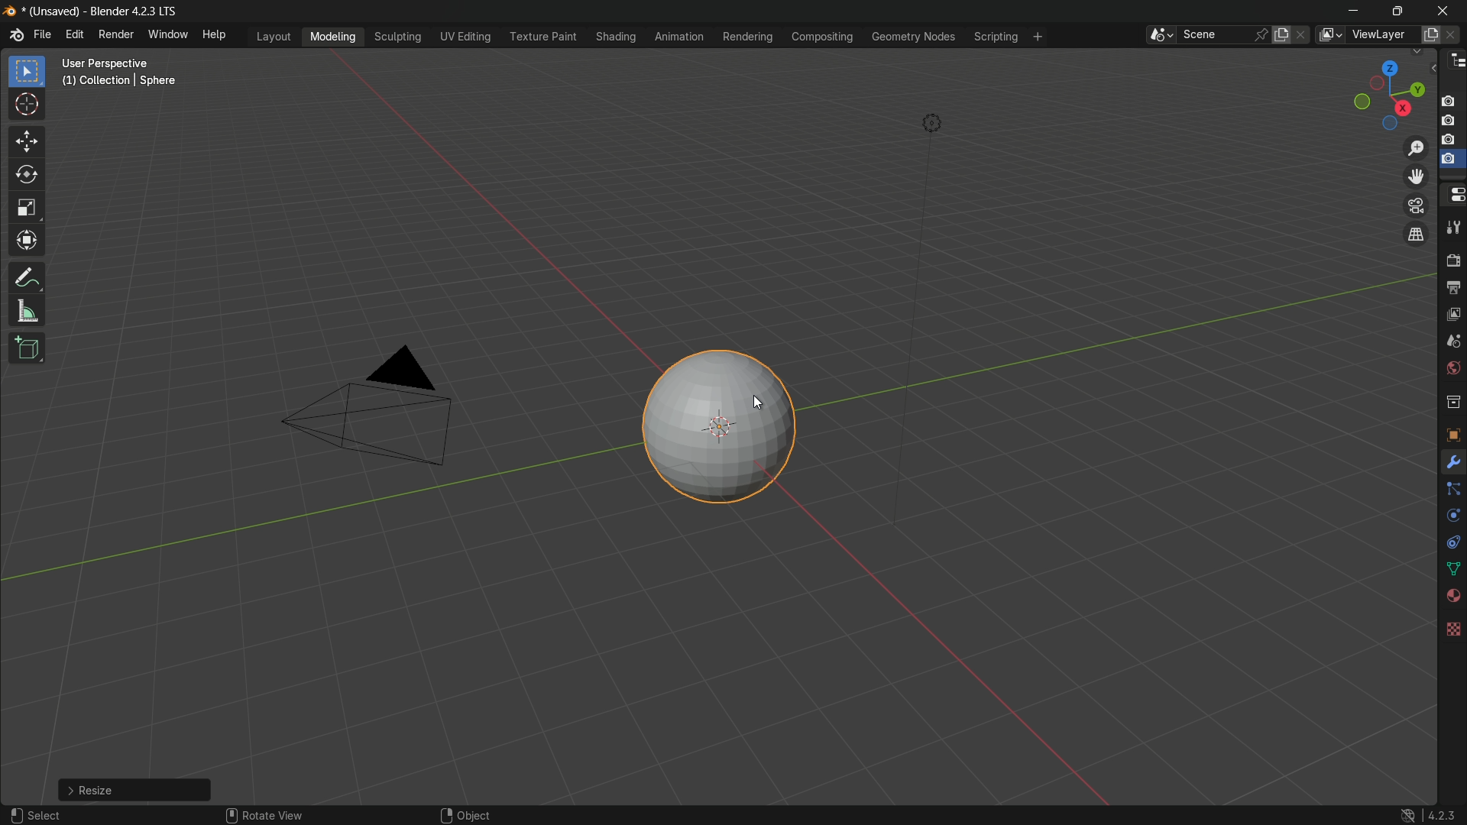 Image resolution: width=1467 pixels, height=825 pixels. I want to click on remove layer, so click(1454, 34).